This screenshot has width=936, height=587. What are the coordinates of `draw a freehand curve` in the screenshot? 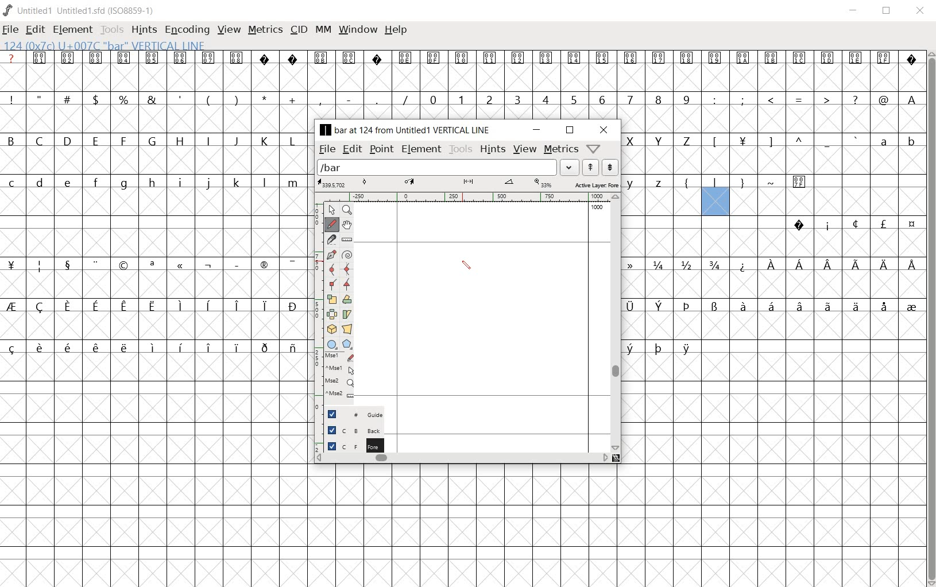 It's located at (332, 224).